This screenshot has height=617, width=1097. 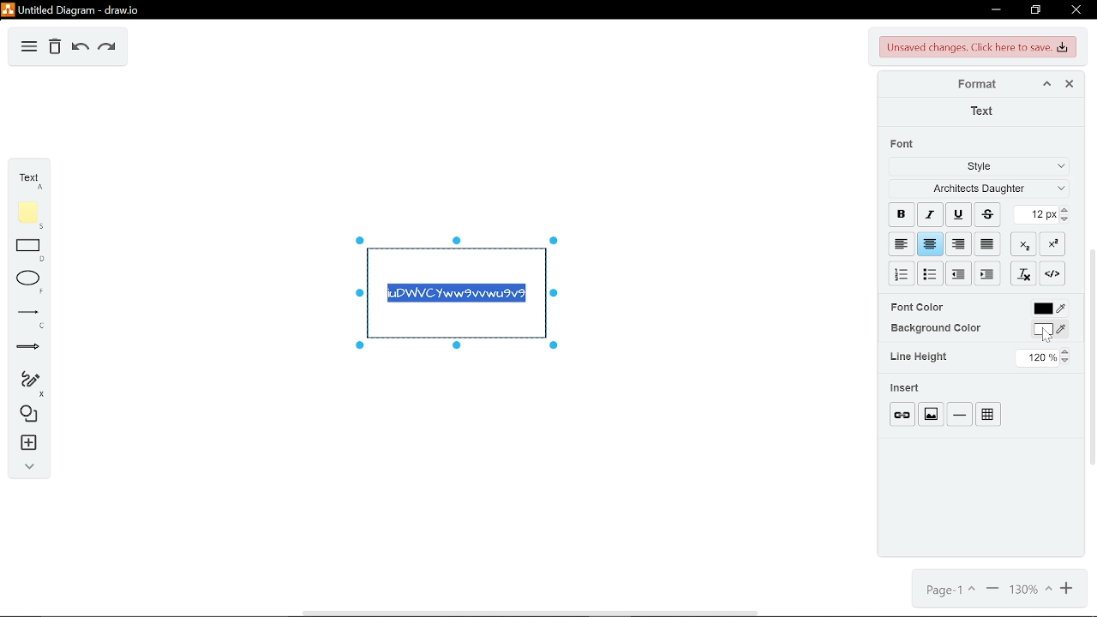 I want to click on subscript, so click(x=1026, y=243).